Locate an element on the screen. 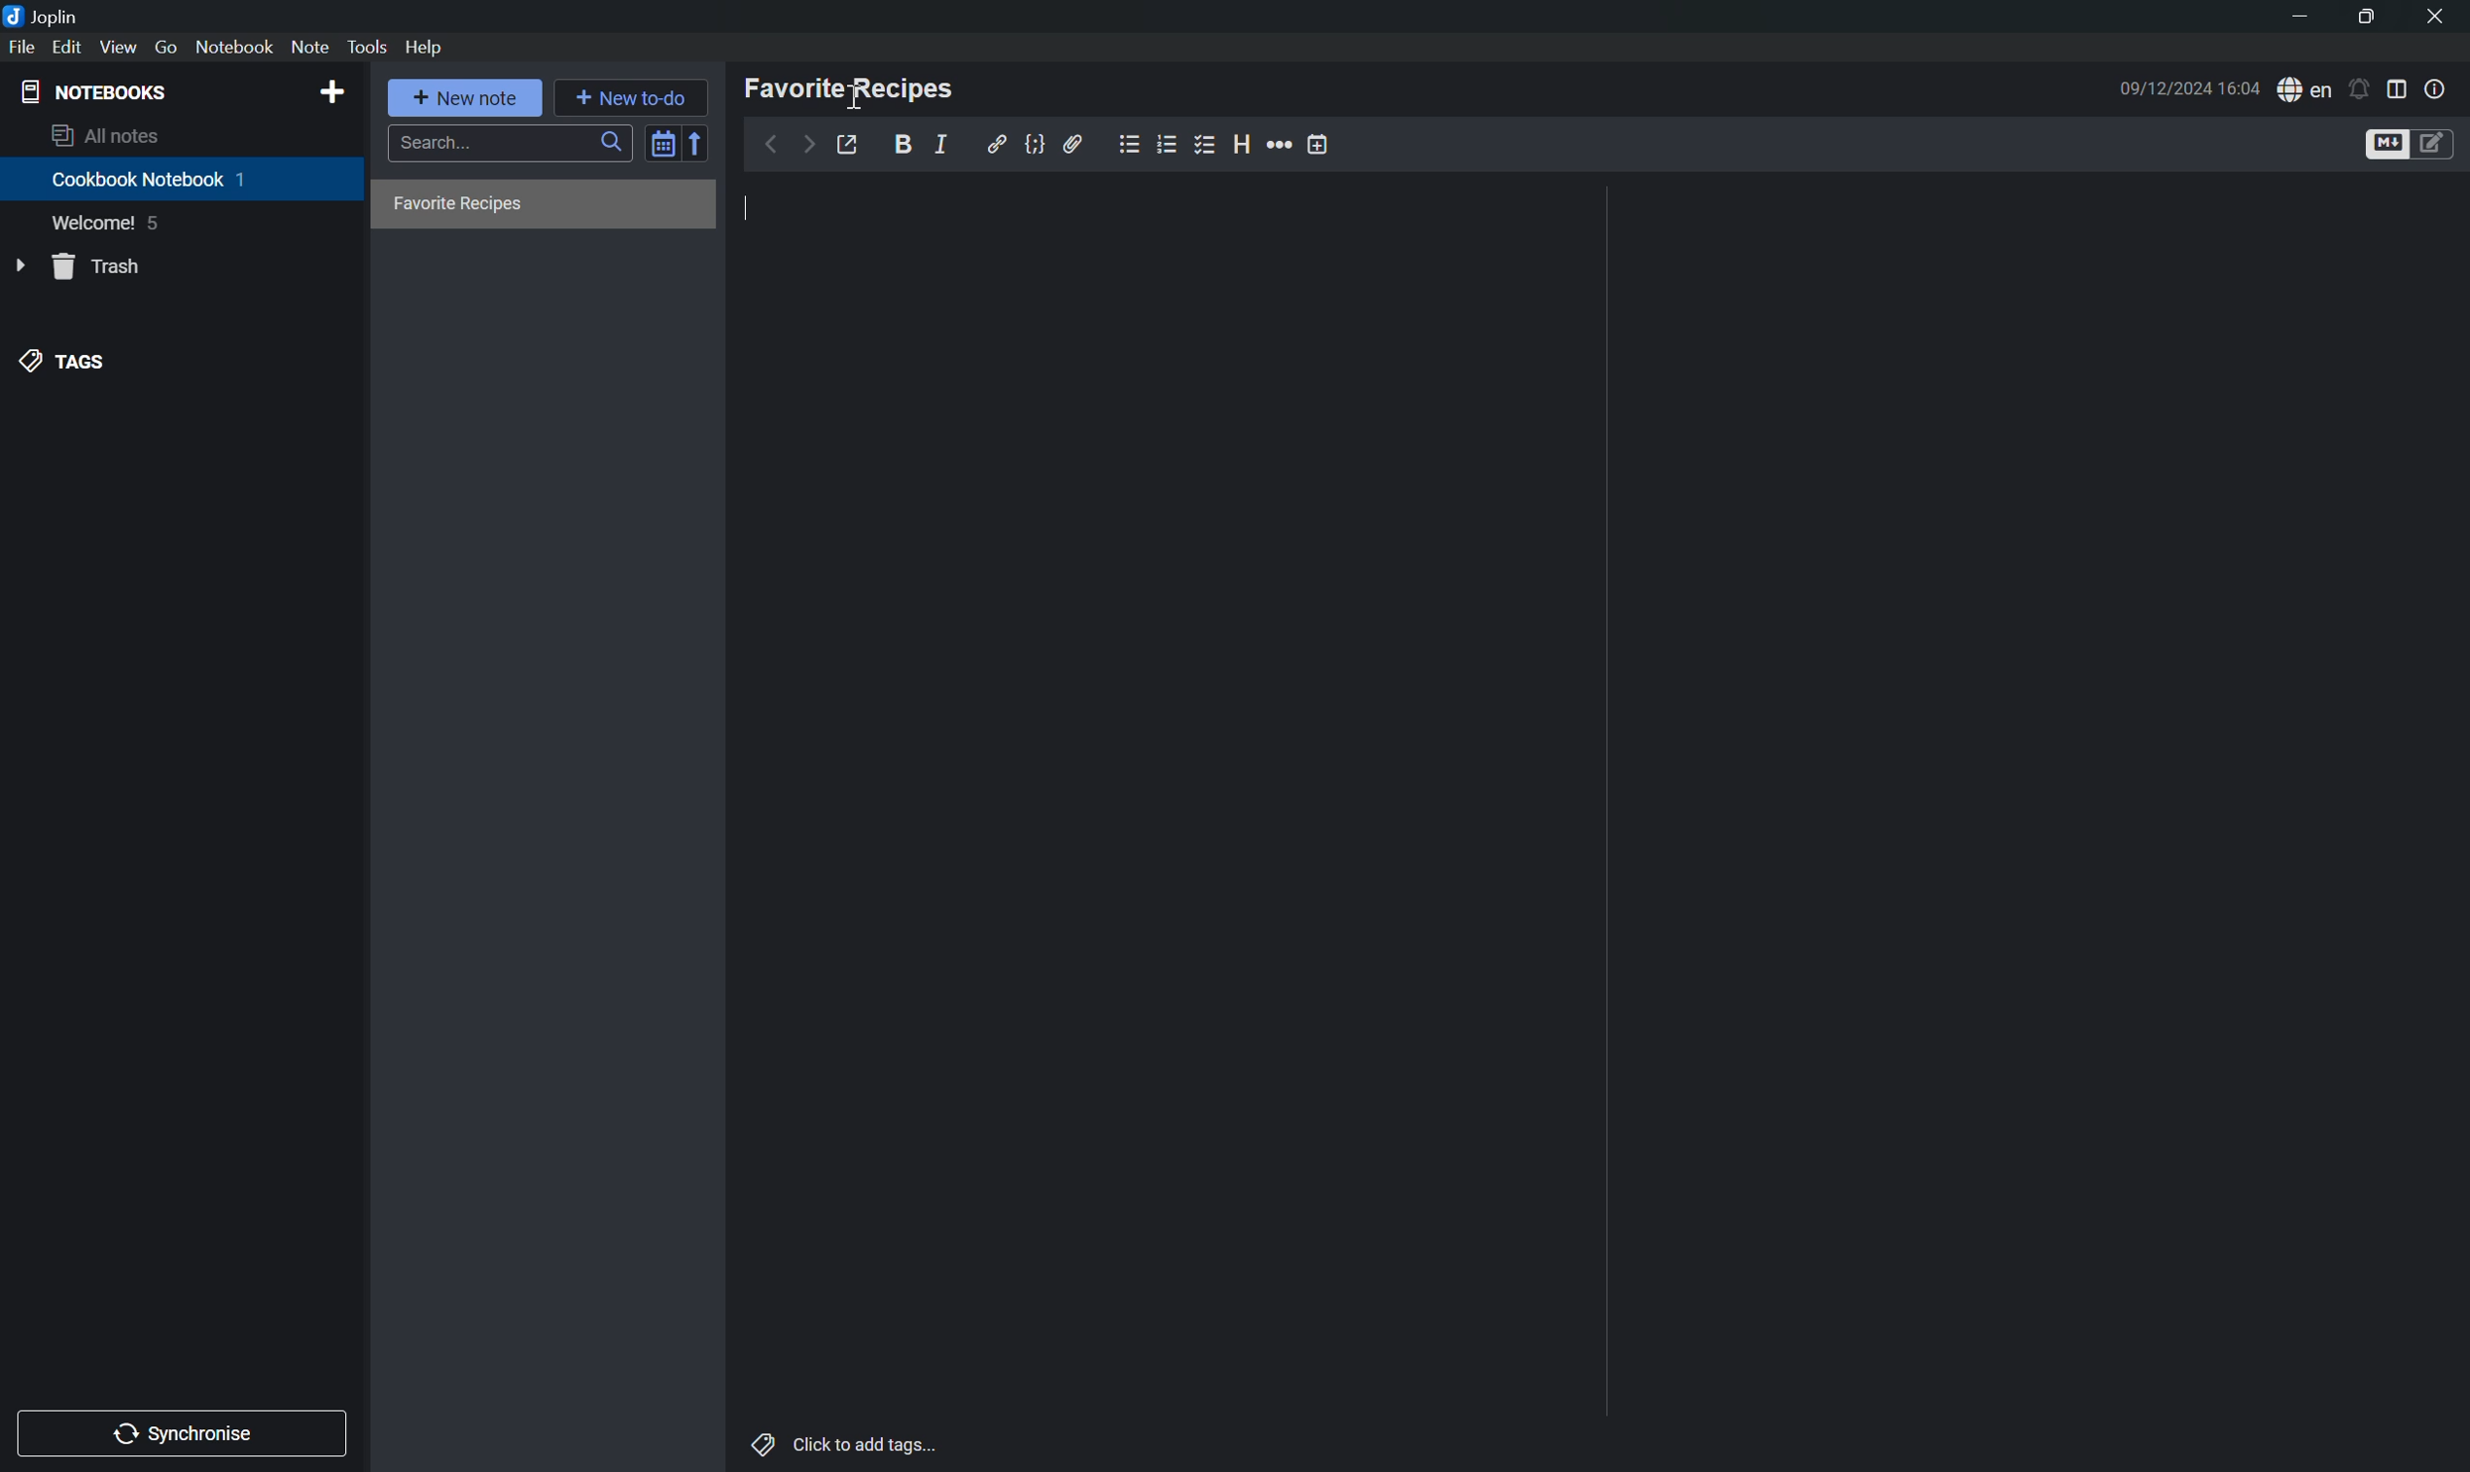 The width and height of the screenshot is (2470, 1472). Help is located at coordinates (427, 50).